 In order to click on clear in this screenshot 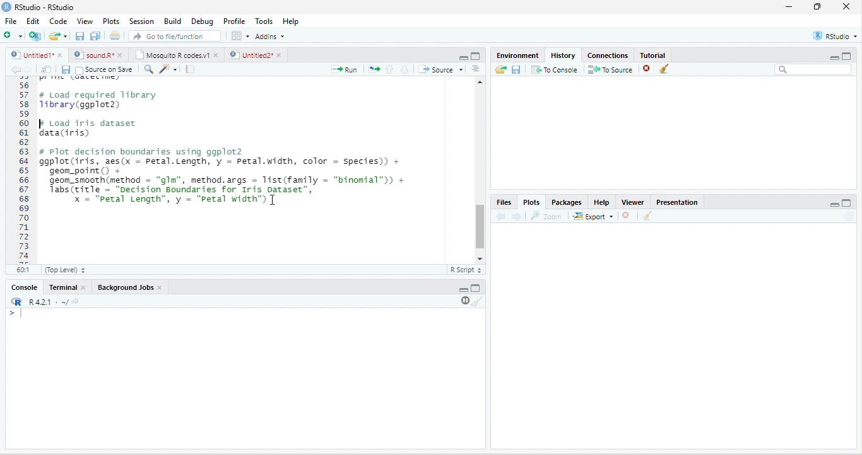, I will do `click(478, 301)`.